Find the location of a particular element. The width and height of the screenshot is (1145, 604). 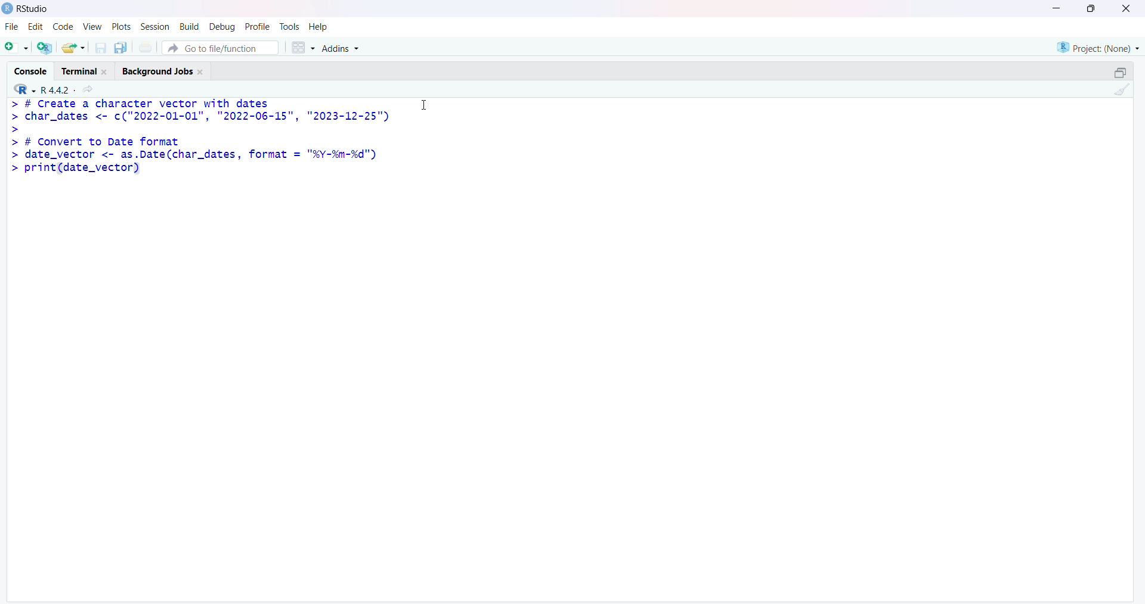

File is located at coordinates (10, 29).